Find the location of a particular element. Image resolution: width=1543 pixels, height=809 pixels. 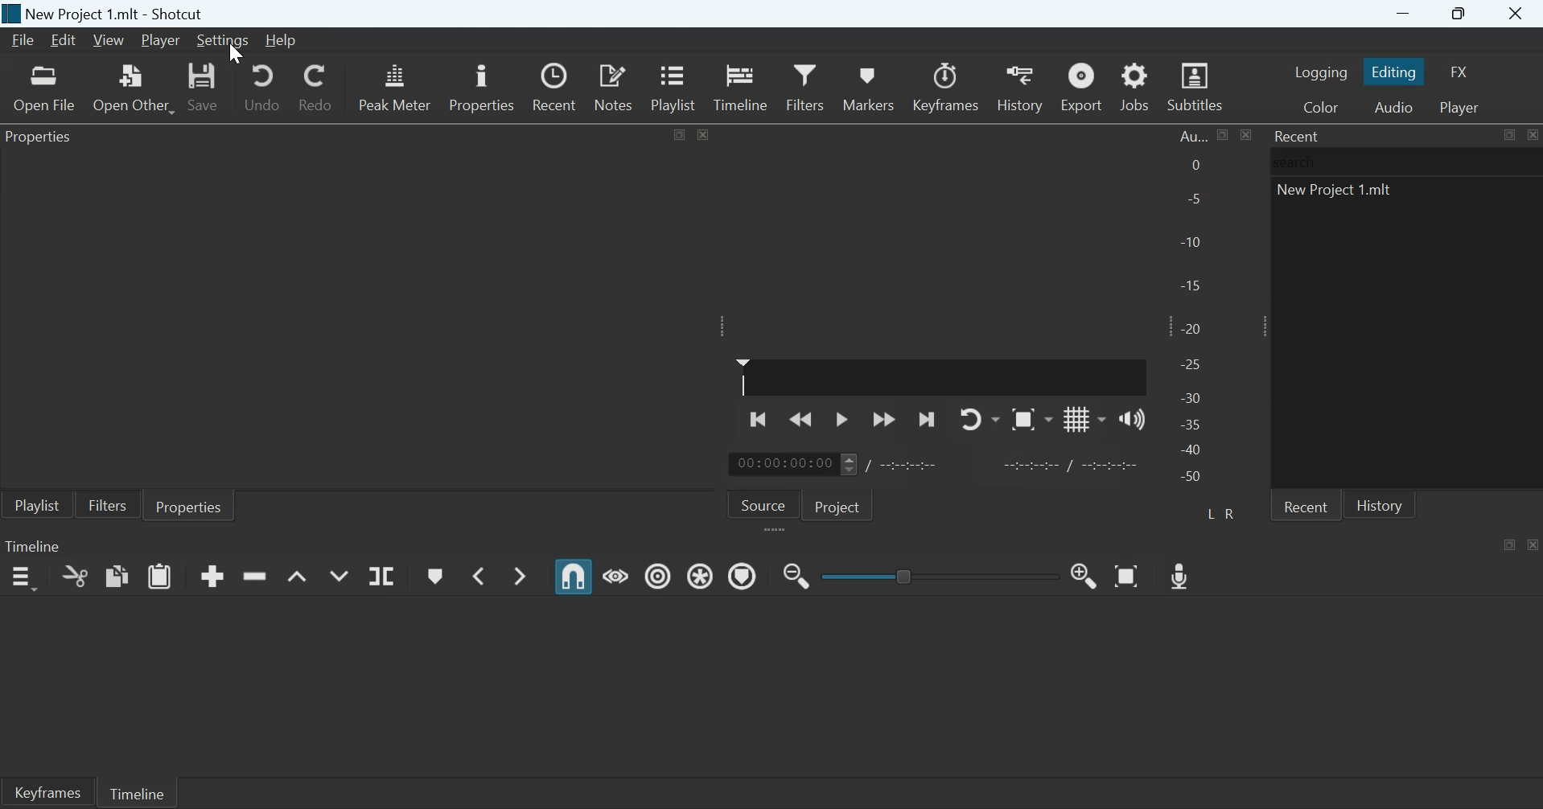

Undo is located at coordinates (262, 86).